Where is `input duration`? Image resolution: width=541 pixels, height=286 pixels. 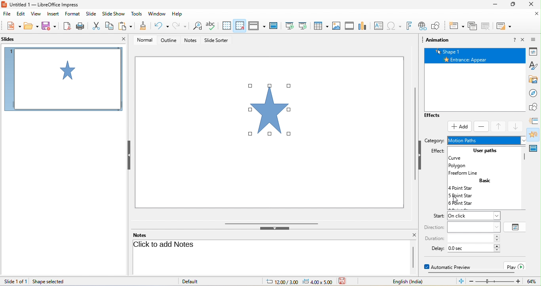
input duration is located at coordinates (470, 238).